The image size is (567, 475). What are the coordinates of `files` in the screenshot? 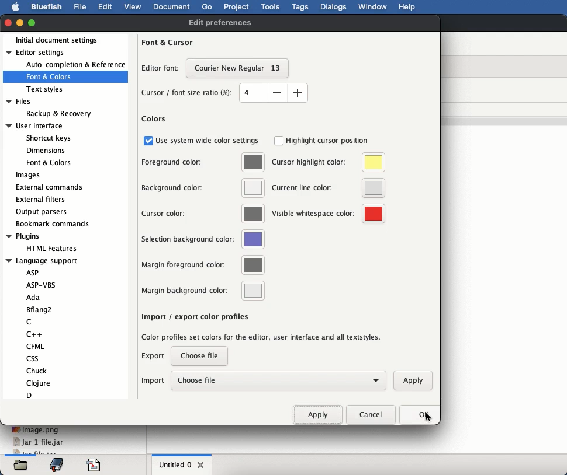 It's located at (21, 465).